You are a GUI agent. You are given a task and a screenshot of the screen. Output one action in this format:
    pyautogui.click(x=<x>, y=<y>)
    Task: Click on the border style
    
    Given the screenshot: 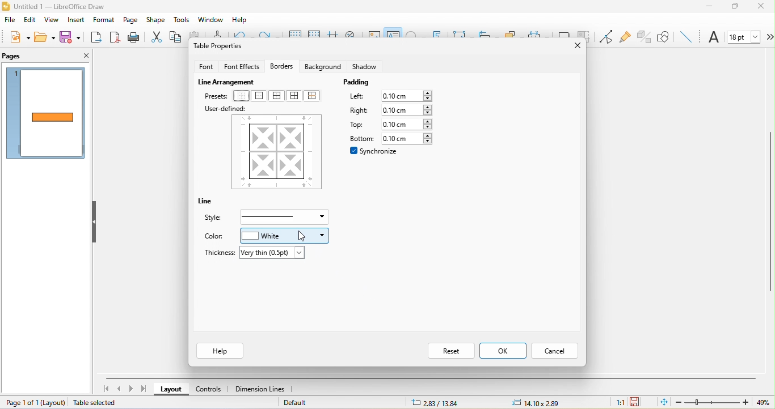 What is the action you would take?
    pyautogui.click(x=280, y=152)
    